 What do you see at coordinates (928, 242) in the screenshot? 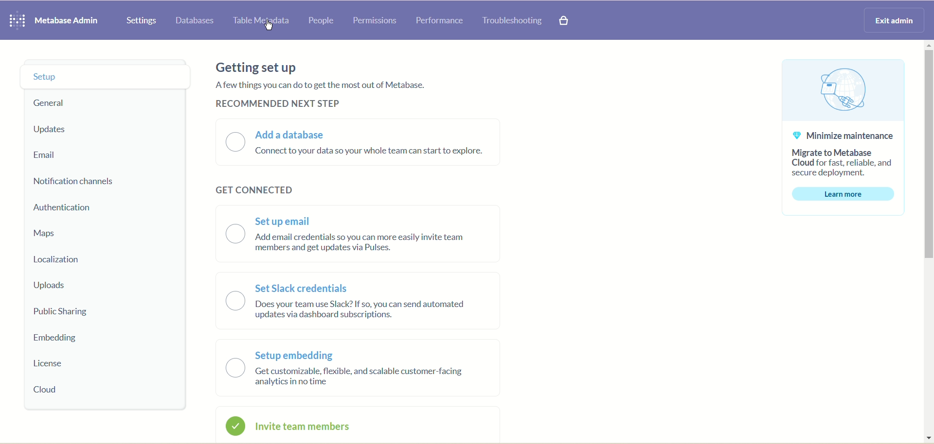
I see `vertical scroll bar` at bounding box center [928, 242].